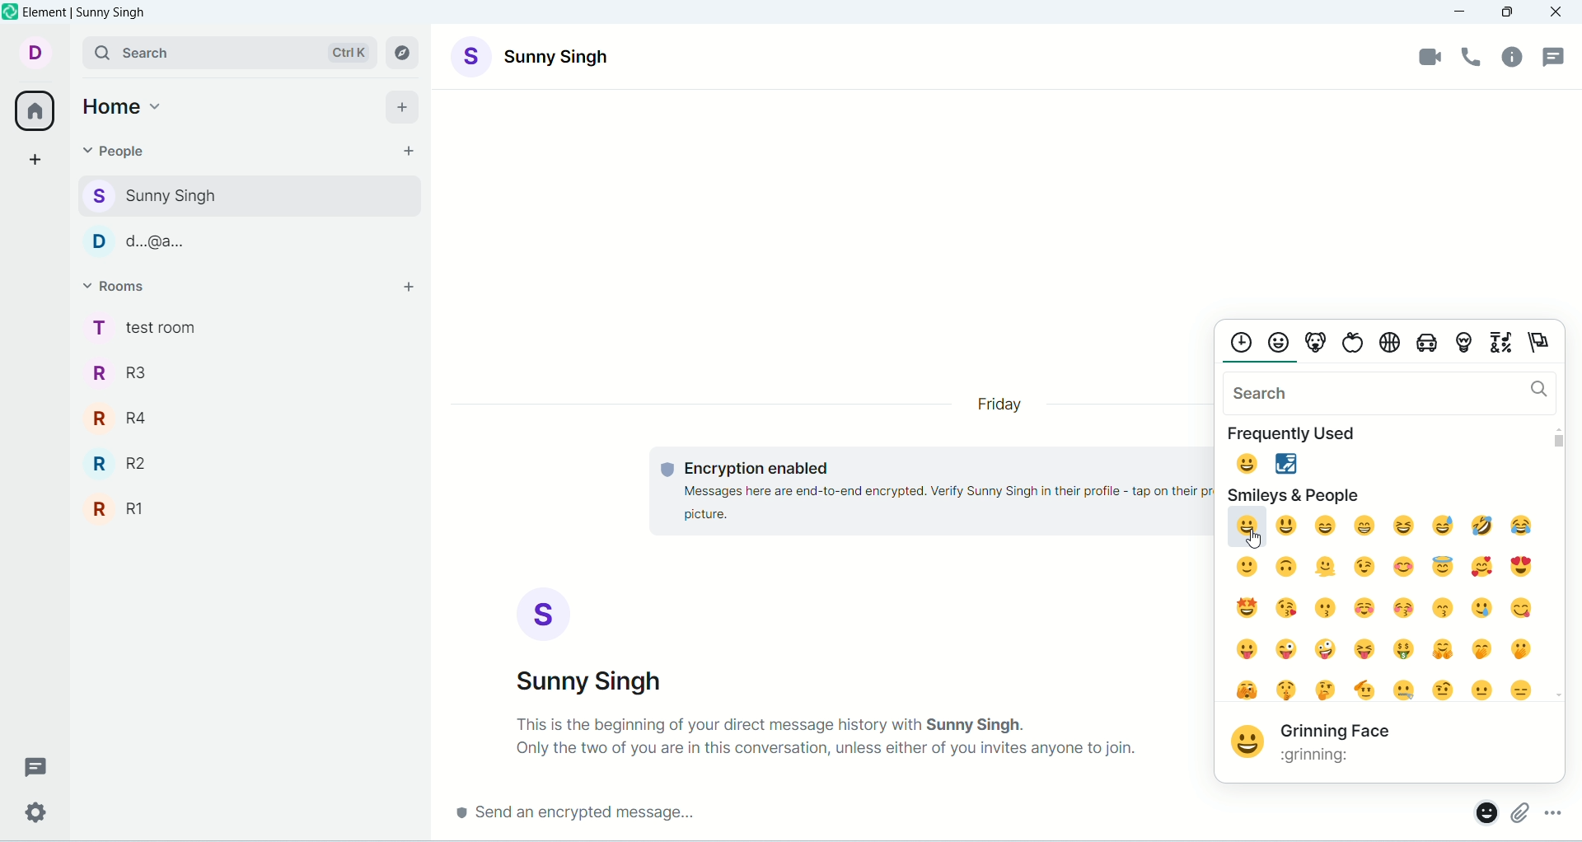 Image resolution: width=1582 pixels, height=842 pixels. I want to click on test, so click(923, 493).